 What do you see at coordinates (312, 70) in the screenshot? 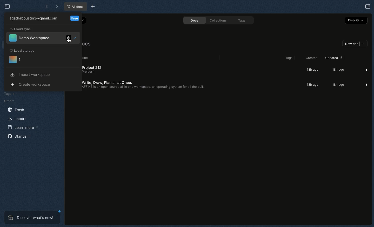
I see `18h ago` at bounding box center [312, 70].